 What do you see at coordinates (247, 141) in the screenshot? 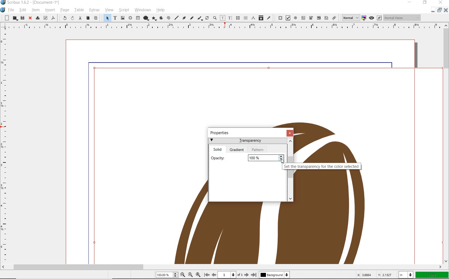
I see `Transparency` at bounding box center [247, 141].